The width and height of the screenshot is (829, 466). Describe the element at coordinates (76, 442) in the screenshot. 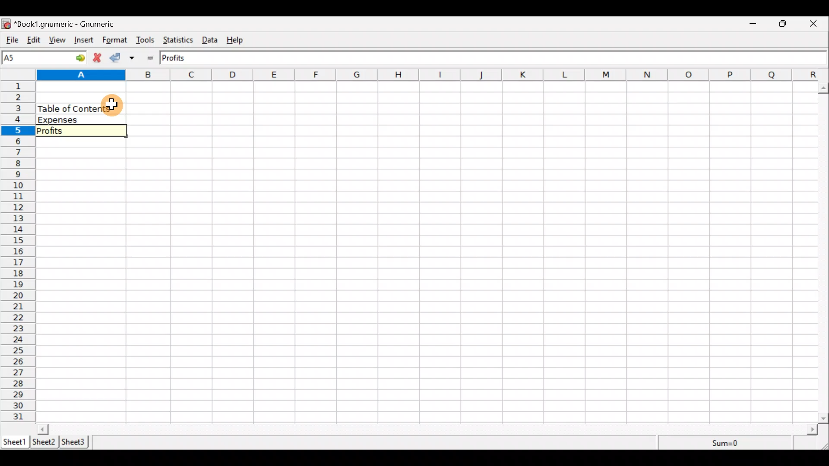

I see `Sheet 3` at that location.